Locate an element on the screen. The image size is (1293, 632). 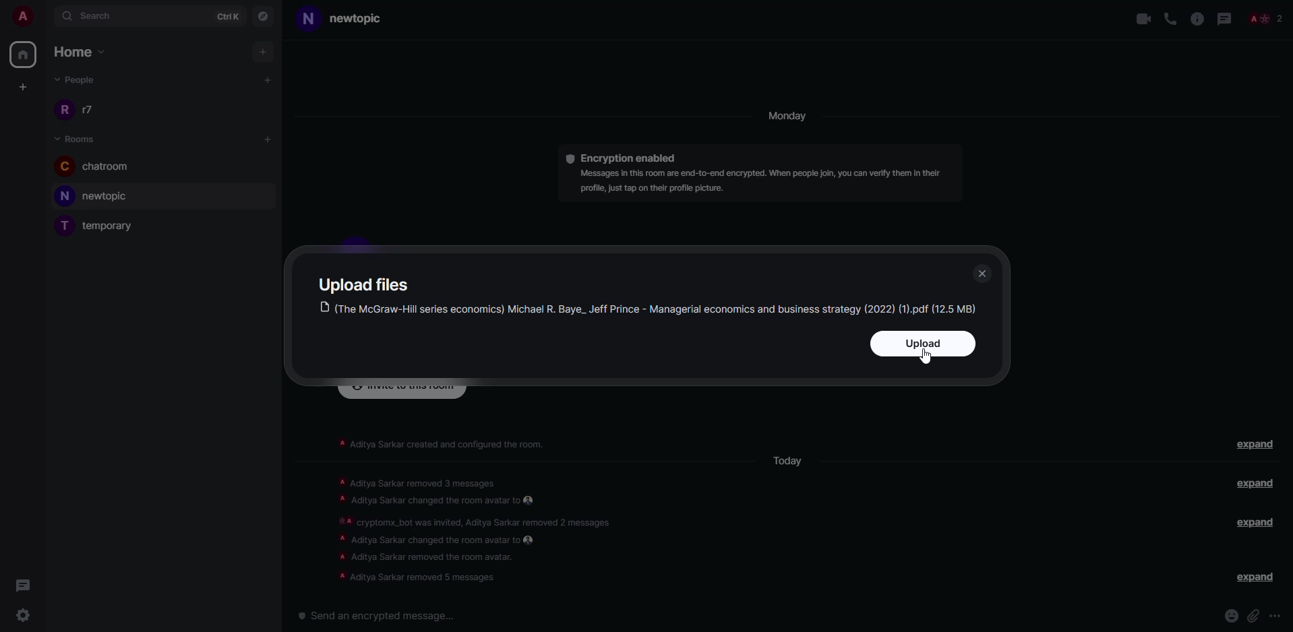
close is located at coordinates (982, 272).